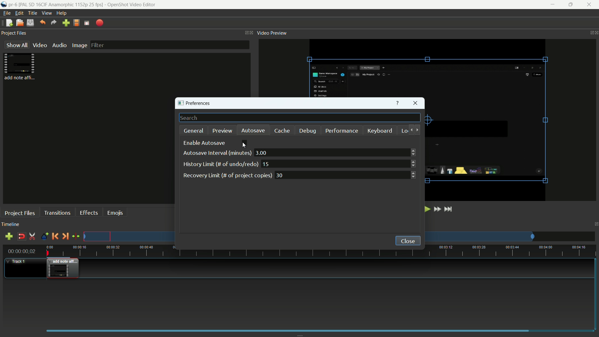  I want to click on edit menu, so click(19, 14).